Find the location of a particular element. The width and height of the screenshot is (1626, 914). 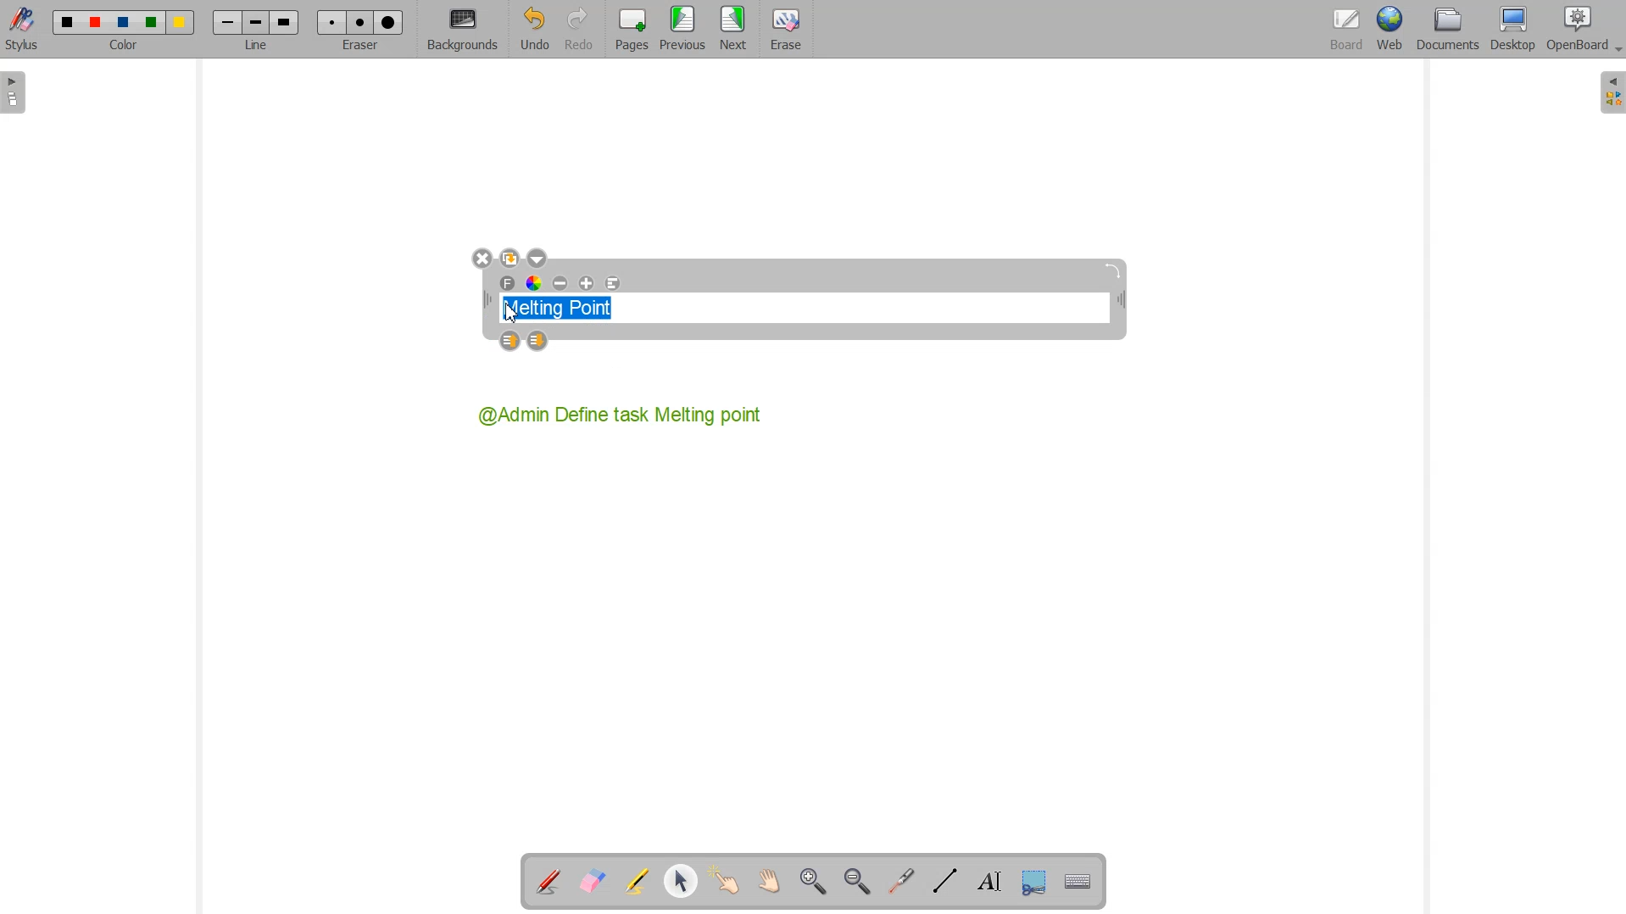

Capture part of the screen is located at coordinates (1031, 880).